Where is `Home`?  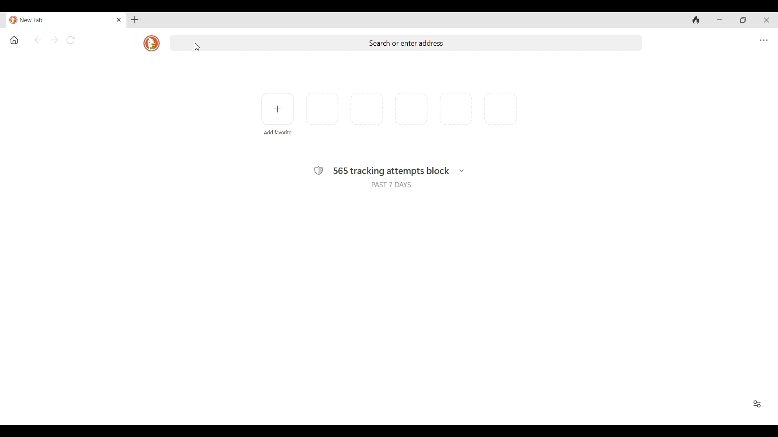
Home is located at coordinates (15, 40).